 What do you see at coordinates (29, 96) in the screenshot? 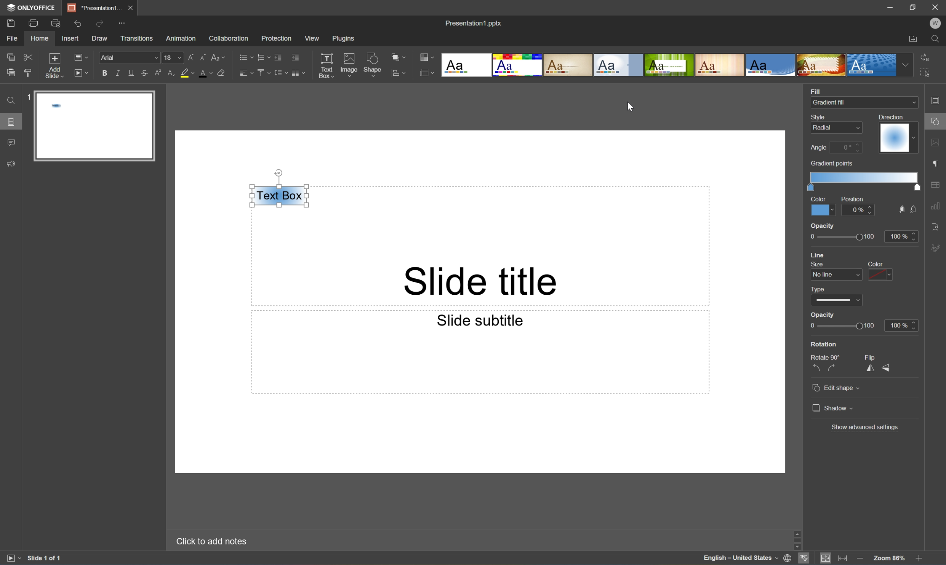
I see `1` at bounding box center [29, 96].